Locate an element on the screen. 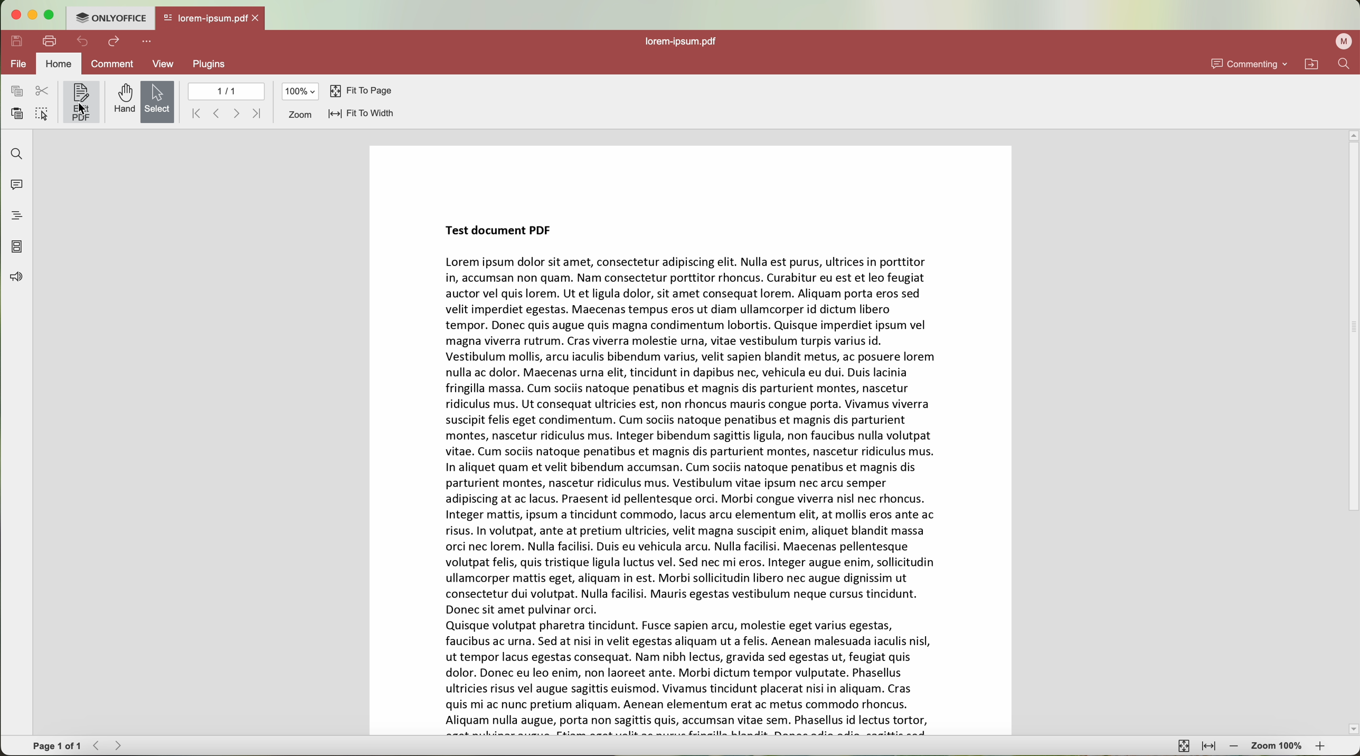 This screenshot has height=756, width=1360. file name is located at coordinates (683, 40).